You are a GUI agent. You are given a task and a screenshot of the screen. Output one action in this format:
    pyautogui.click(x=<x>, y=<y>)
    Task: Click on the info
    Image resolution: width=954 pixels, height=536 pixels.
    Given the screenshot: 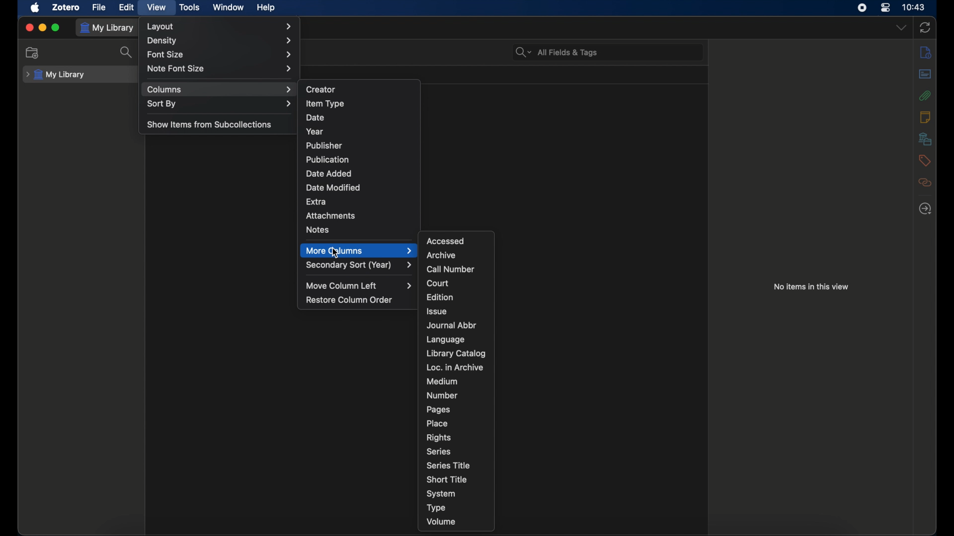 What is the action you would take?
    pyautogui.click(x=925, y=52)
    